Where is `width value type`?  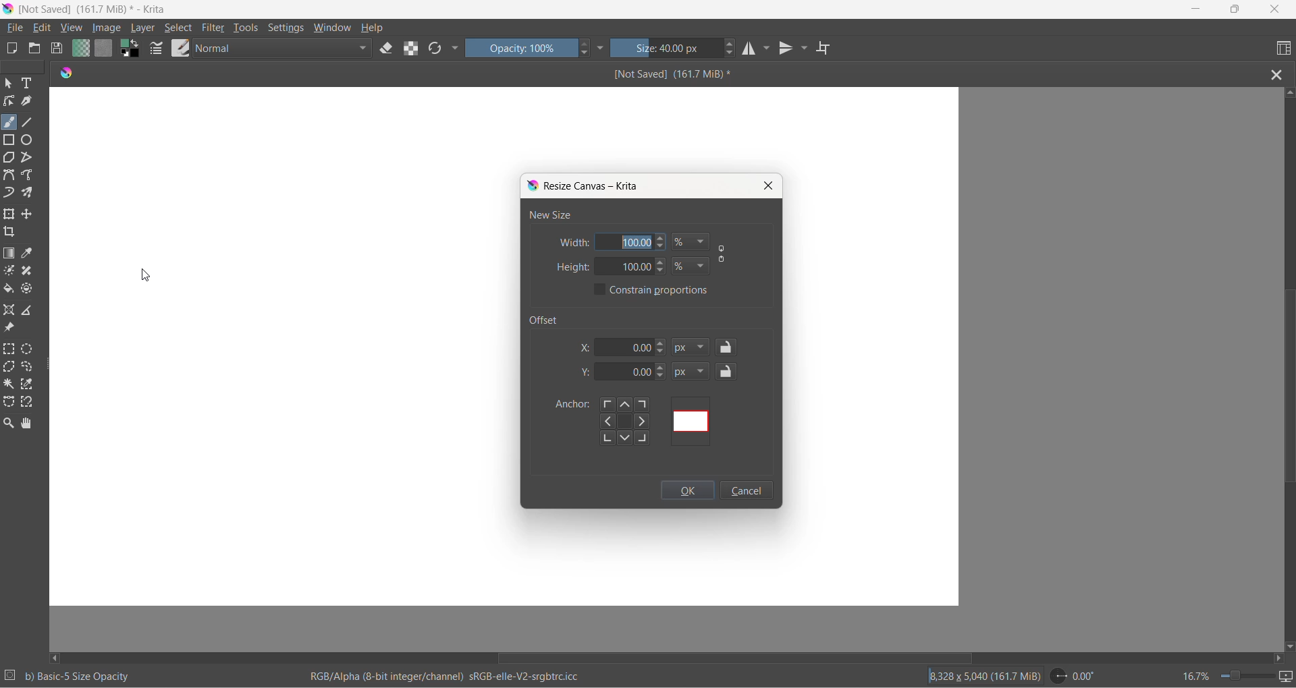 width value type is located at coordinates (692, 242).